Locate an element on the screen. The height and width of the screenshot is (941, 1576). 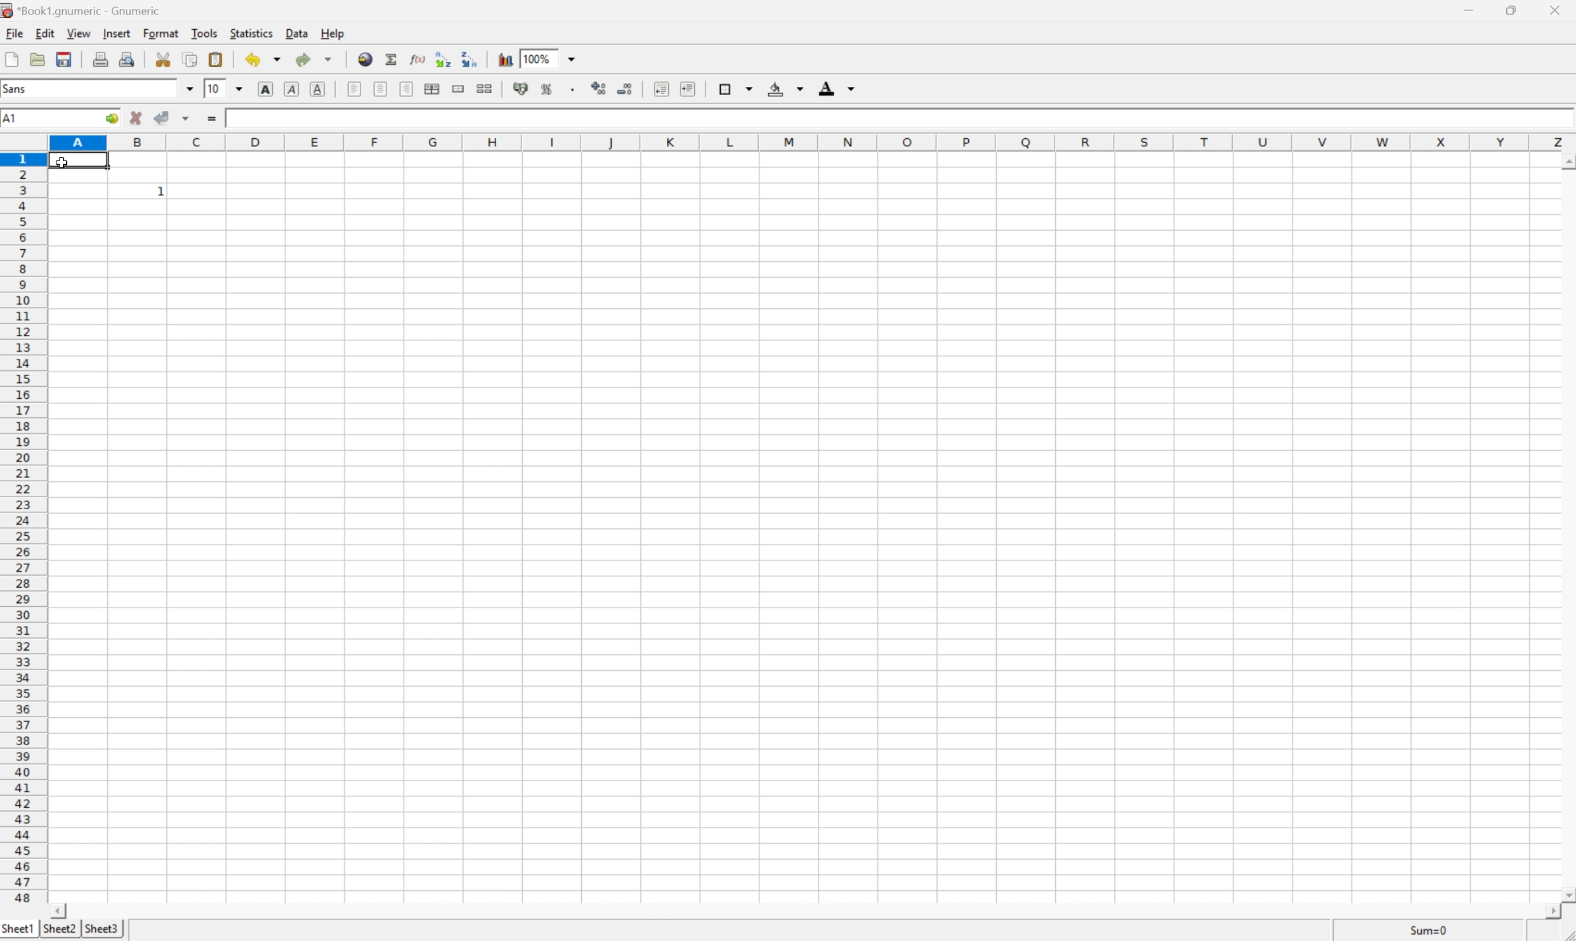
borders is located at coordinates (735, 89).